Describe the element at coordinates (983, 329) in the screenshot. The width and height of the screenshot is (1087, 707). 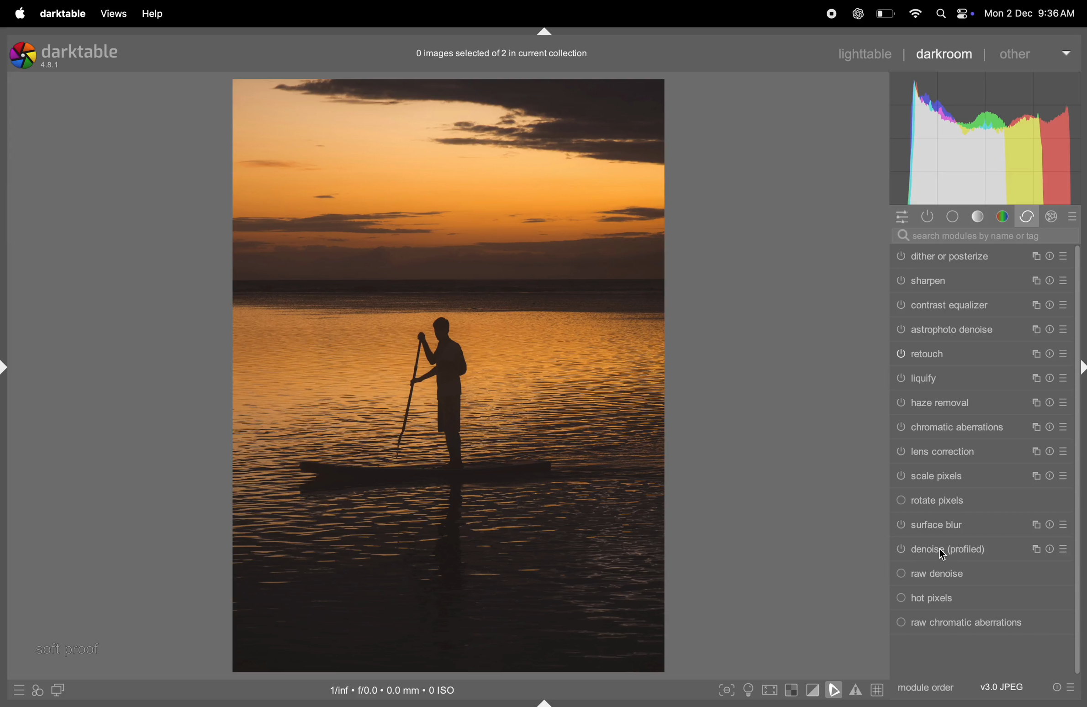
I see `astrophoto denosie` at that location.